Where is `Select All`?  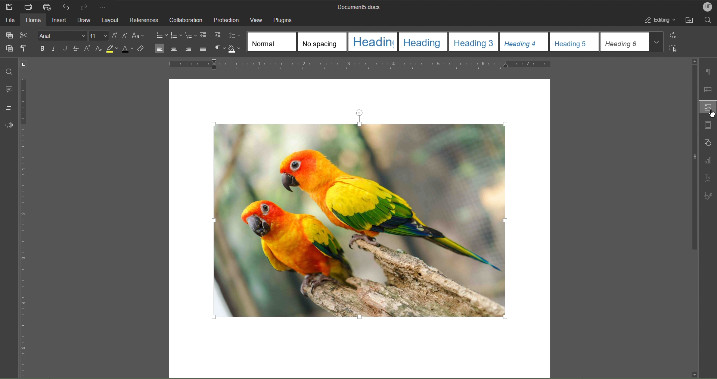
Select All is located at coordinates (676, 50).